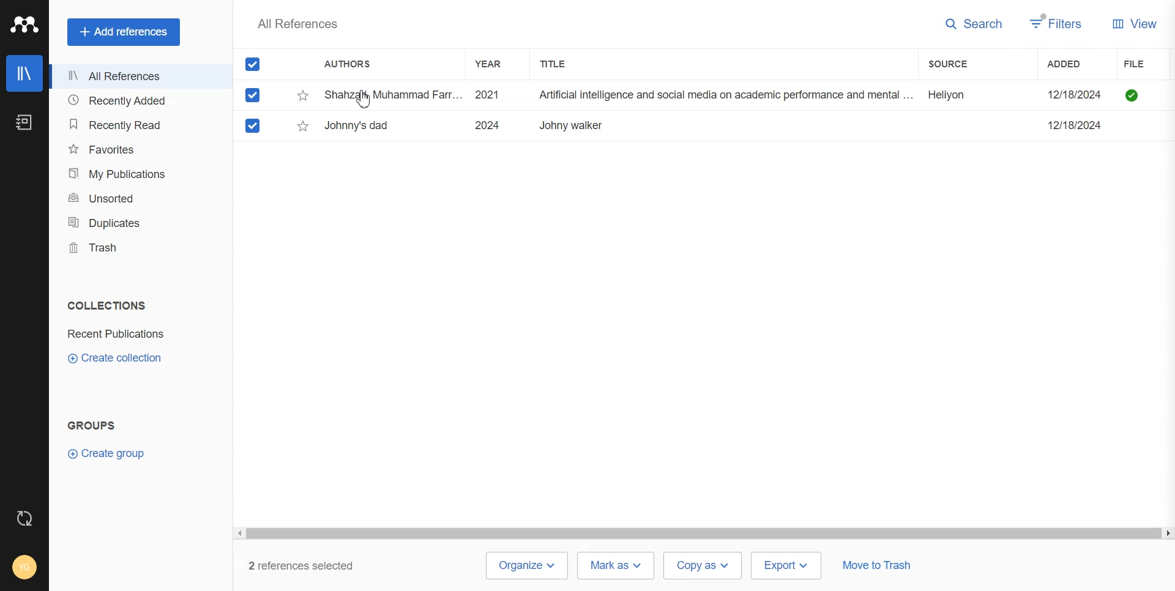 This screenshot has height=591, width=1175. Describe the element at coordinates (704, 566) in the screenshot. I see `Copy as` at that location.